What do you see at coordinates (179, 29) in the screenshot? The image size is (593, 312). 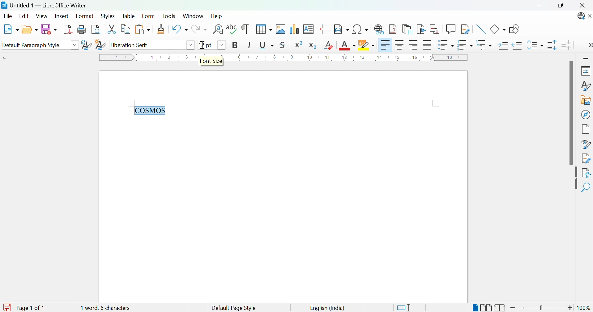 I see `Undo` at bounding box center [179, 29].